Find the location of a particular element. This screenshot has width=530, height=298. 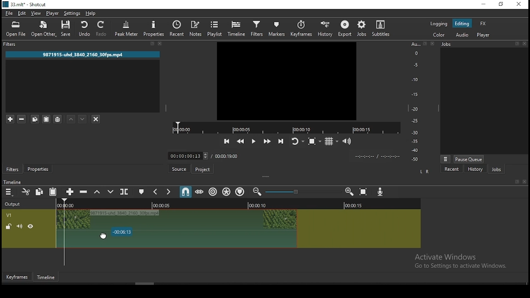

zoom in or zoom out slider is located at coordinates (301, 192).